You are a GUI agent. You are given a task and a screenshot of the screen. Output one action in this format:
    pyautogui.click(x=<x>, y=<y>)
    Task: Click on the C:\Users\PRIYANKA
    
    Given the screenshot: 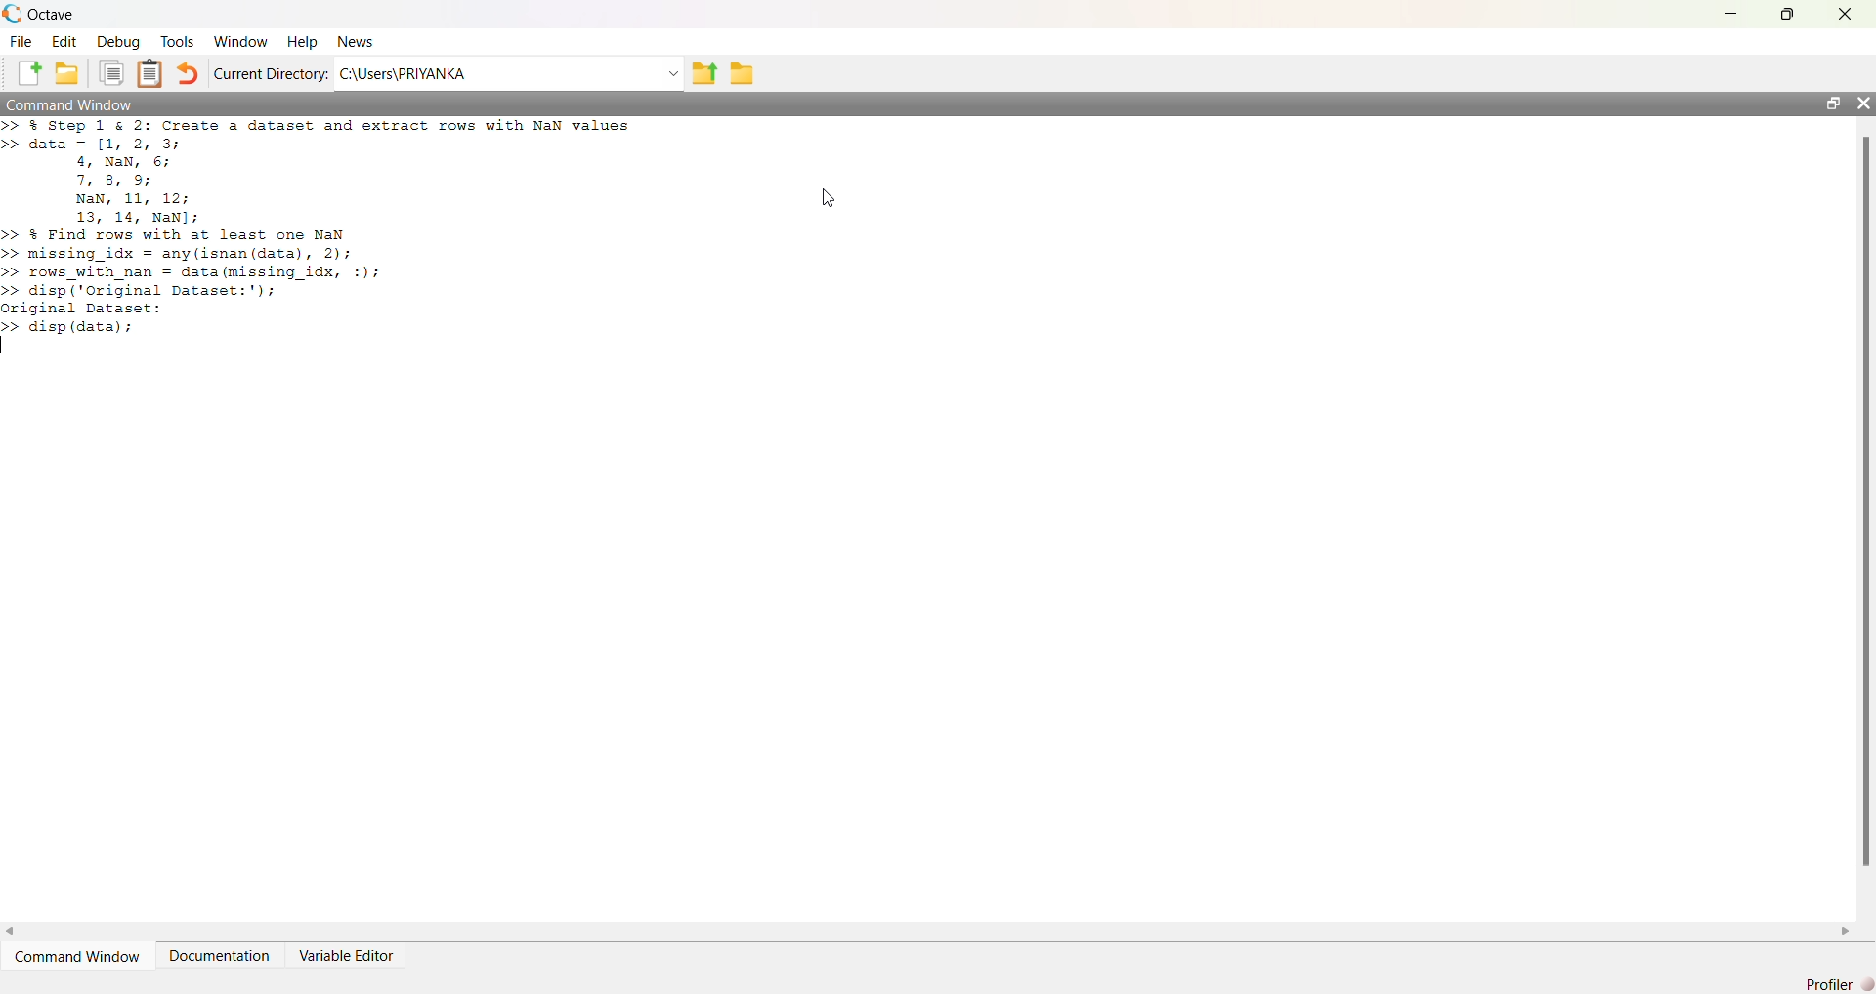 What is the action you would take?
    pyautogui.click(x=403, y=73)
    